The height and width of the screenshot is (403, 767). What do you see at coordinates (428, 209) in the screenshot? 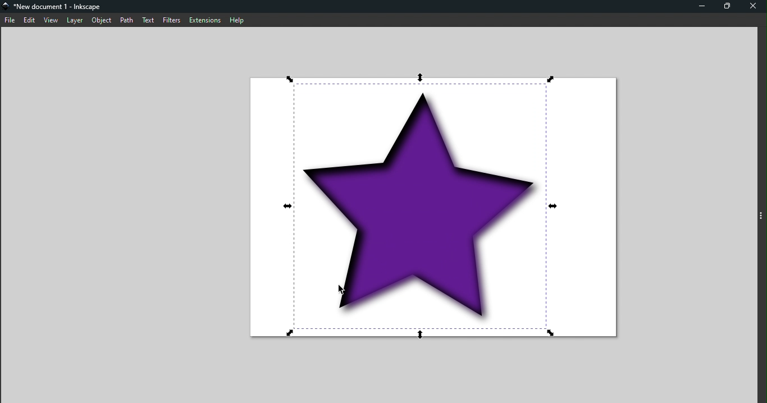
I see `Canvas` at bounding box center [428, 209].